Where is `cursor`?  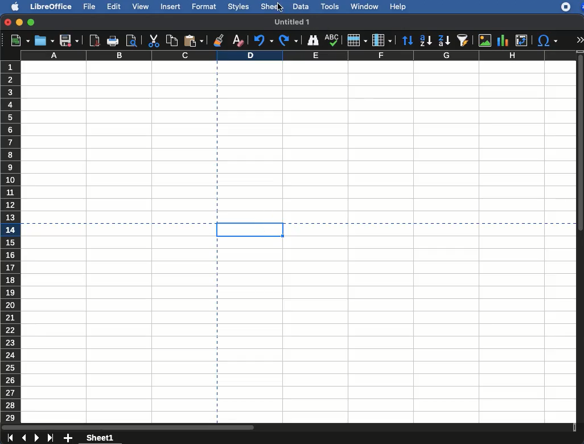
cursor is located at coordinates (279, 8).